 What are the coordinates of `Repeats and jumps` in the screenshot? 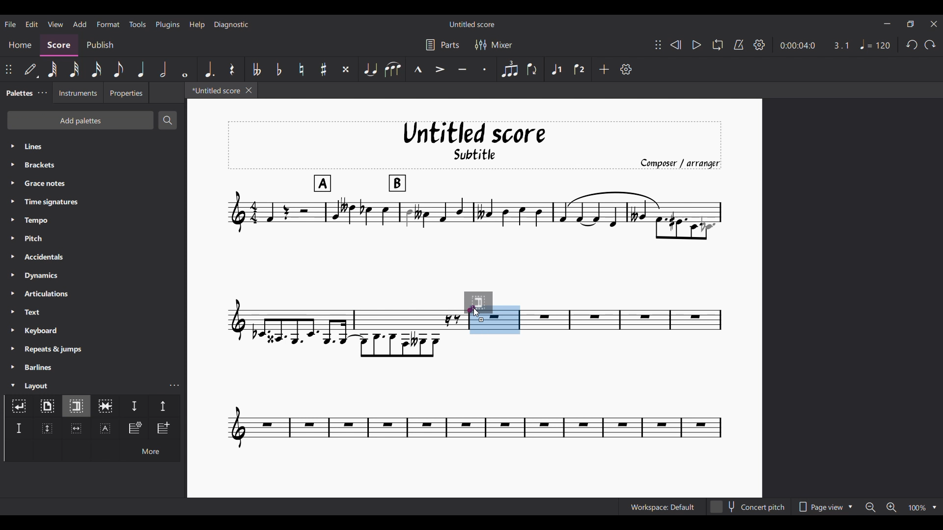 It's located at (93, 349).